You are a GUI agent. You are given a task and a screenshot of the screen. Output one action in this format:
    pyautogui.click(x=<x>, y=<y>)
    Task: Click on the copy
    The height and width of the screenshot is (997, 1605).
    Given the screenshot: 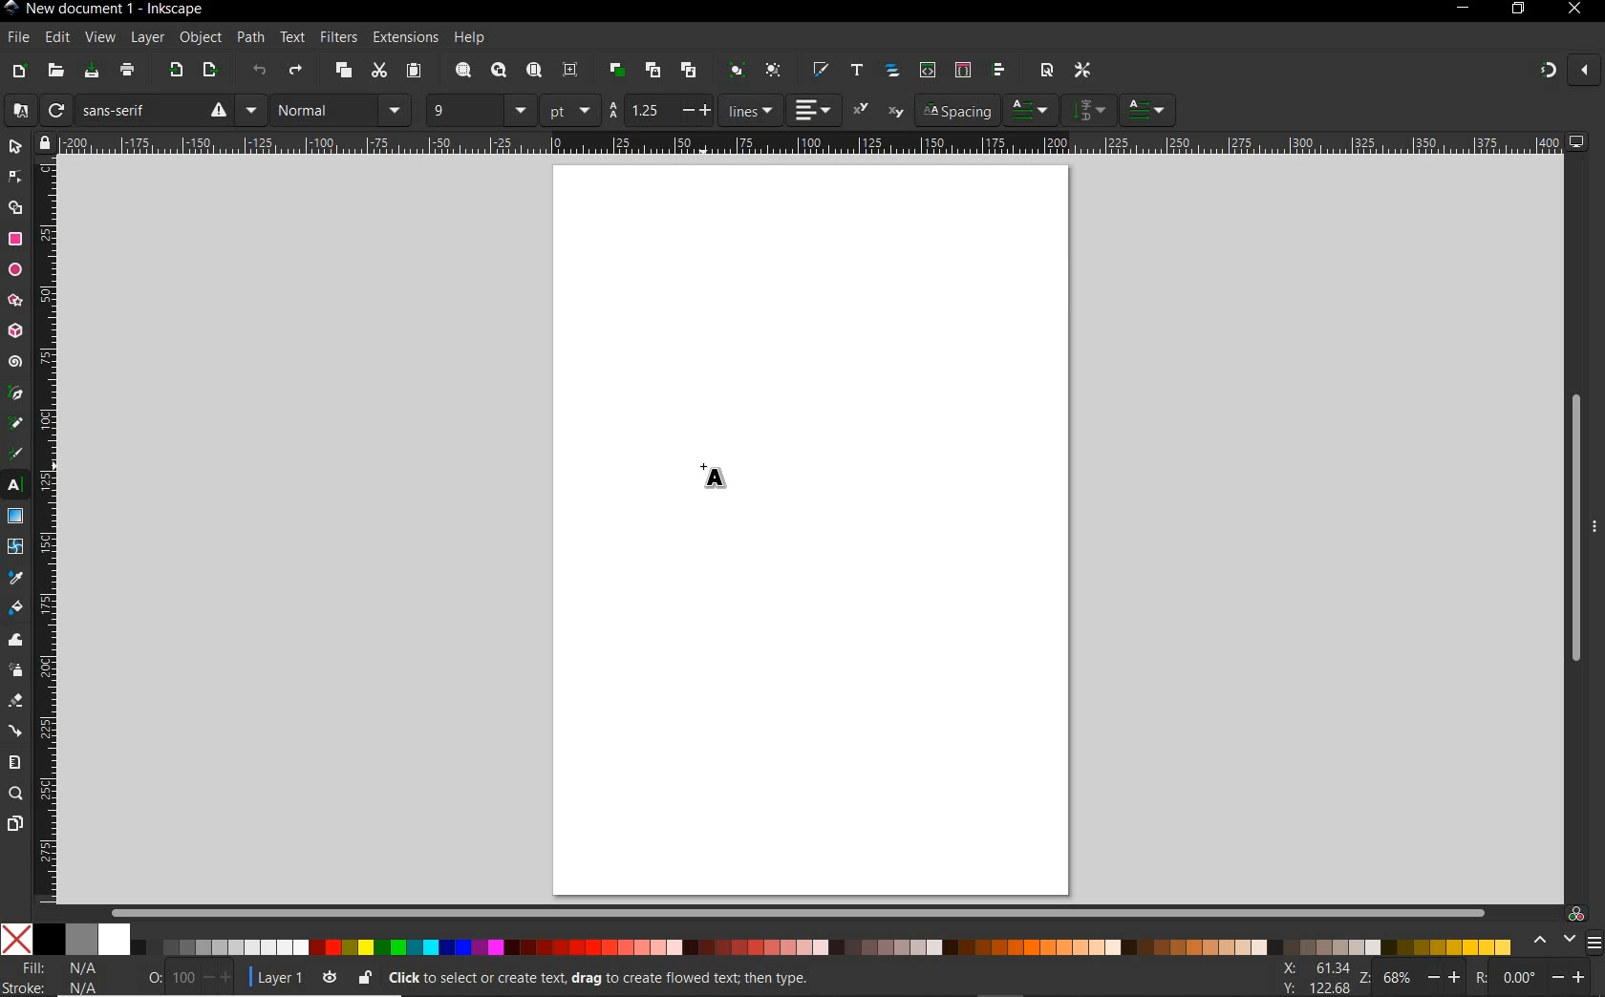 What is the action you would take?
    pyautogui.click(x=344, y=72)
    